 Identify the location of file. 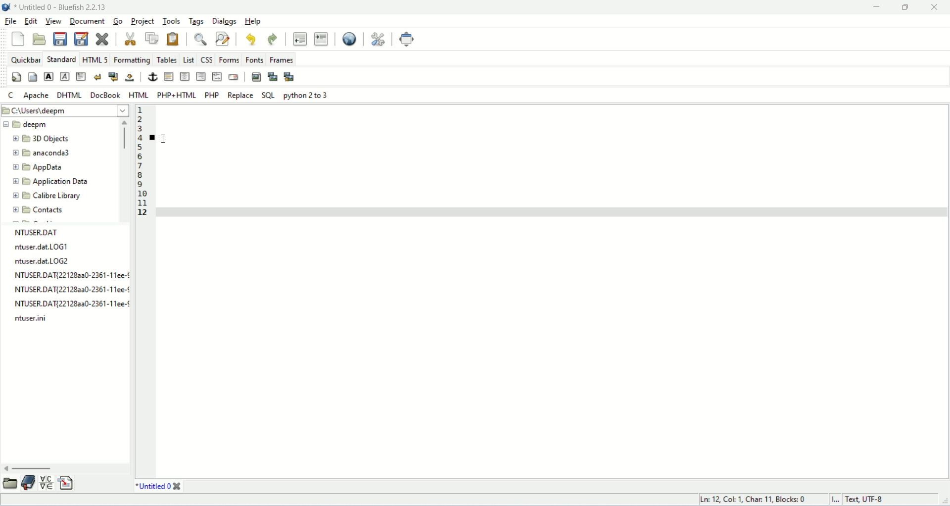
(11, 21).